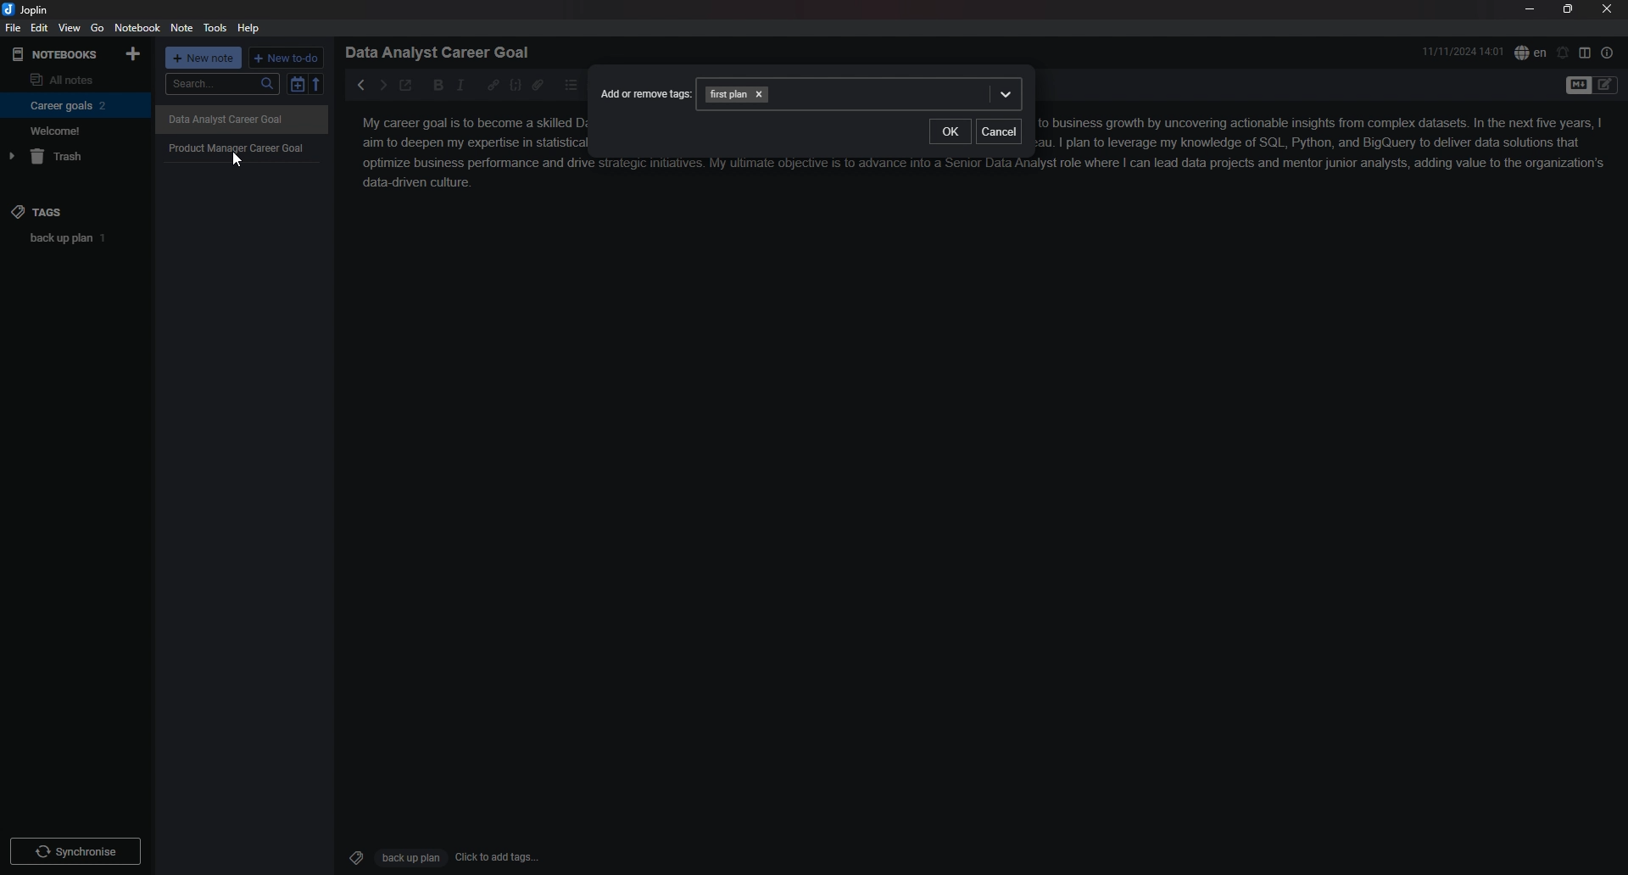  What do you see at coordinates (460, 86) in the screenshot?
I see `italic` at bounding box center [460, 86].